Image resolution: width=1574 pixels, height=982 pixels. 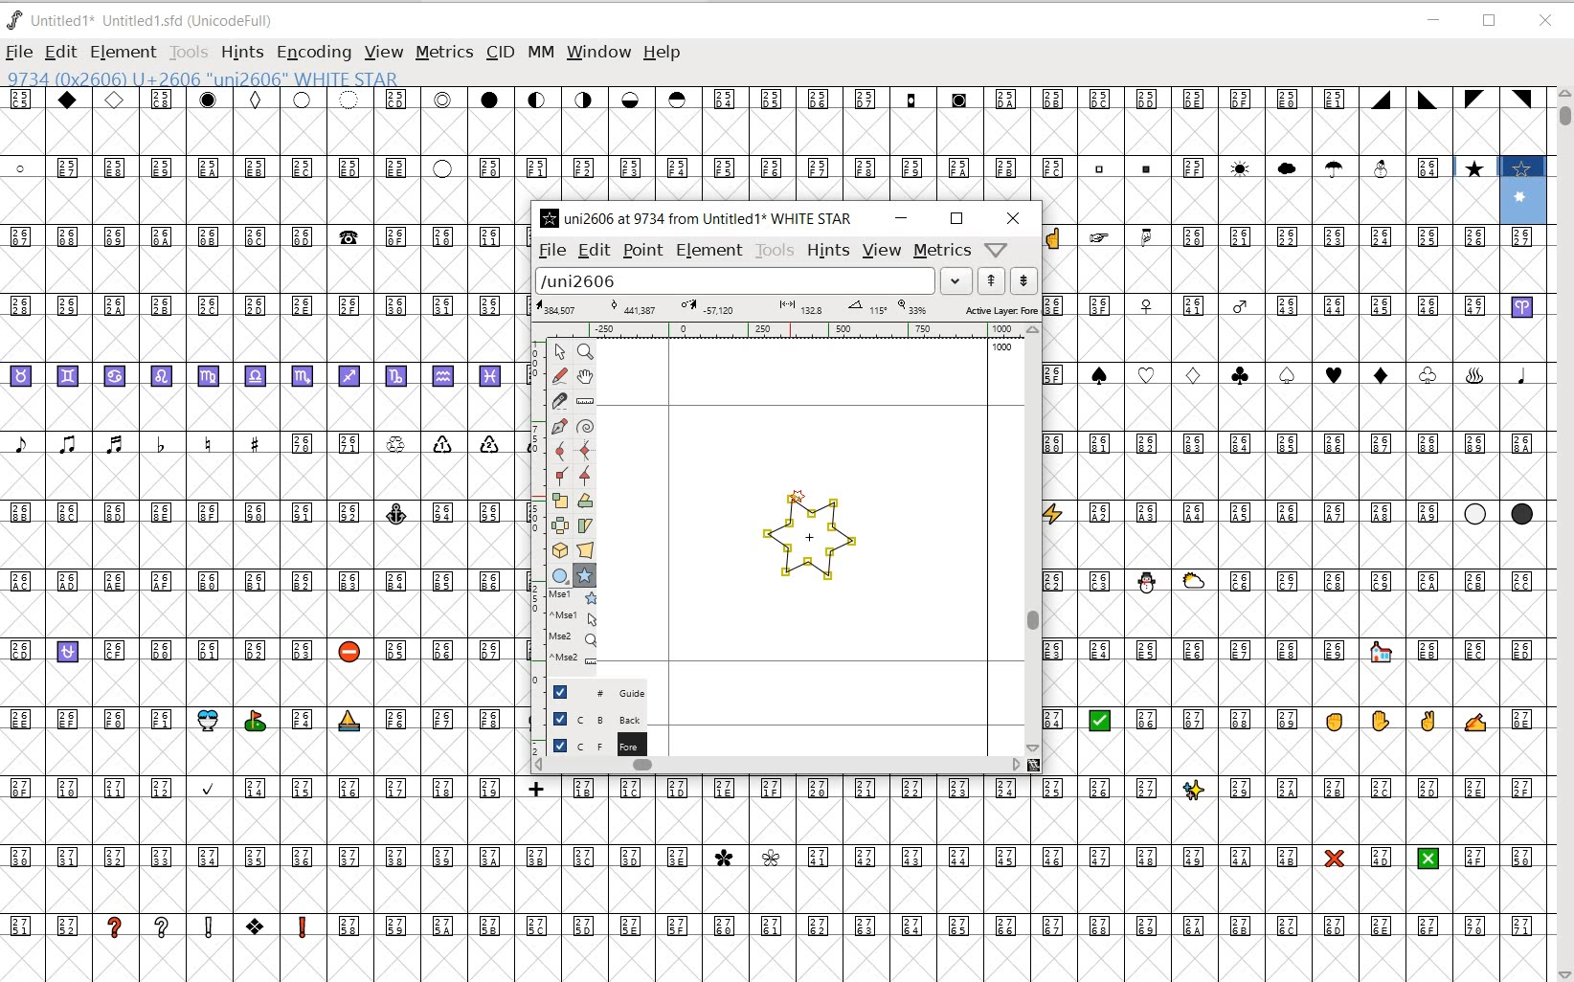 What do you see at coordinates (1525, 192) in the screenshot?
I see `glyph slot` at bounding box center [1525, 192].